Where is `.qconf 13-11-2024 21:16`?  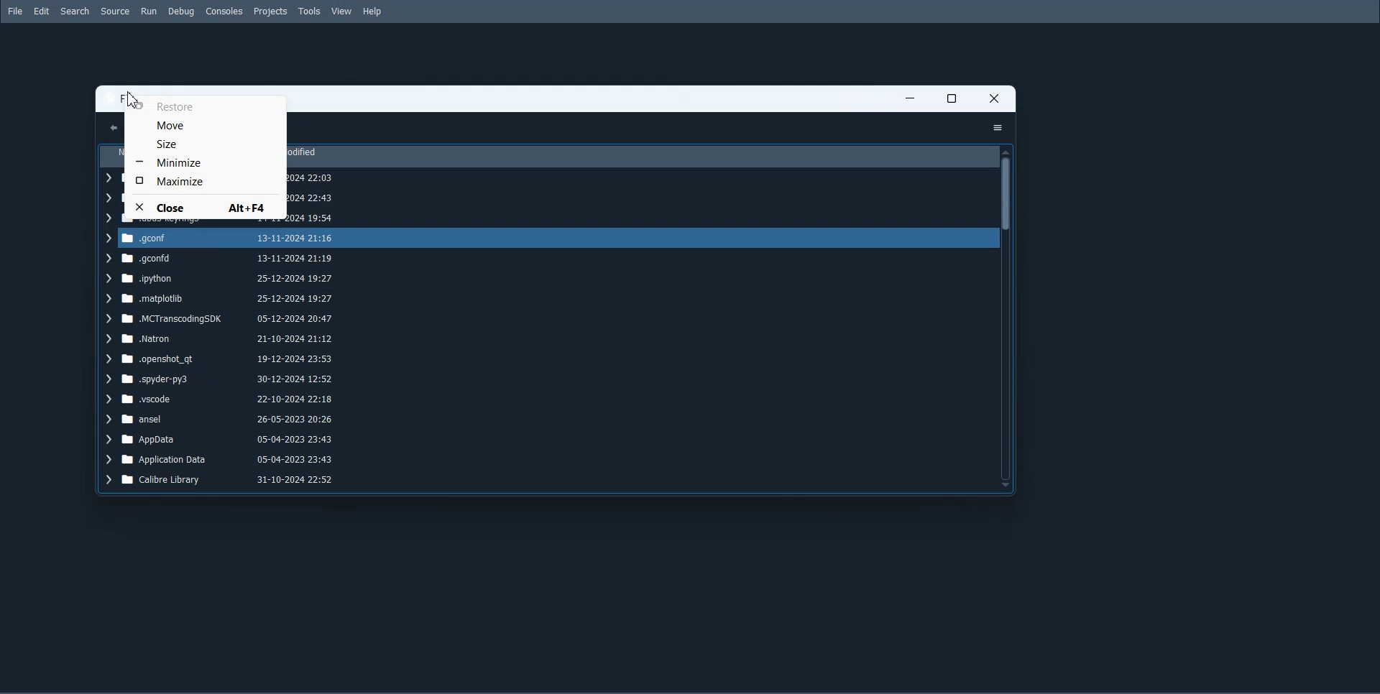
.qconf 13-11-2024 21:16 is located at coordinates (217, 236).